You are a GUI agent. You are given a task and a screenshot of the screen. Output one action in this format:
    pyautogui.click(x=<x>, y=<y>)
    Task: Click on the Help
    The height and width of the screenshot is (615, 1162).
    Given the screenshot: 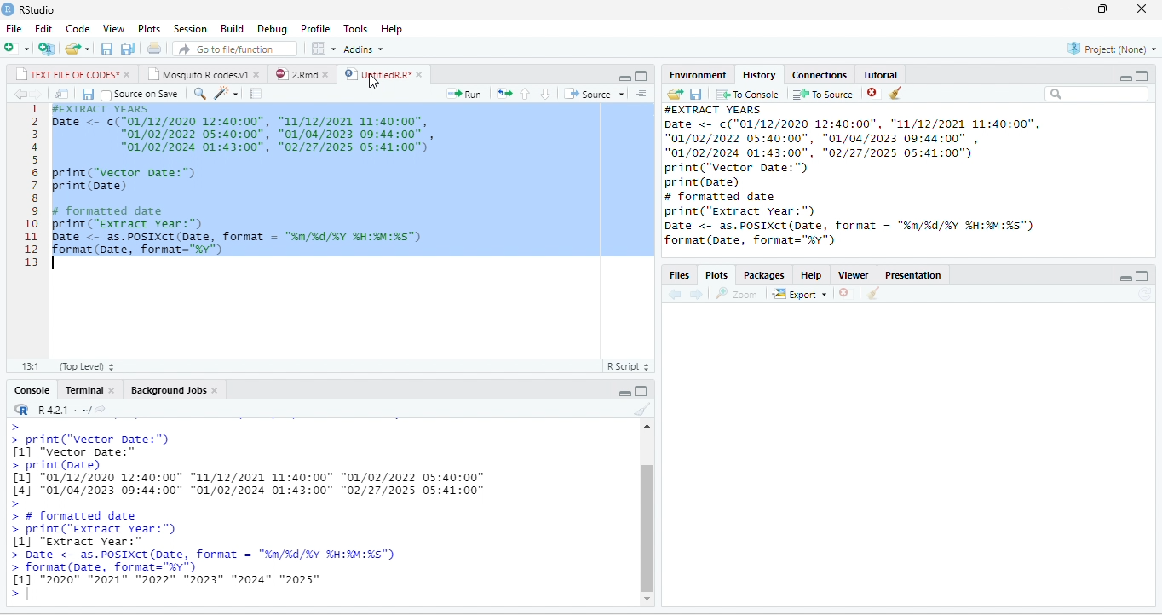 What is the action you would take?
    pyautogui.click(x=812, y=275)
    